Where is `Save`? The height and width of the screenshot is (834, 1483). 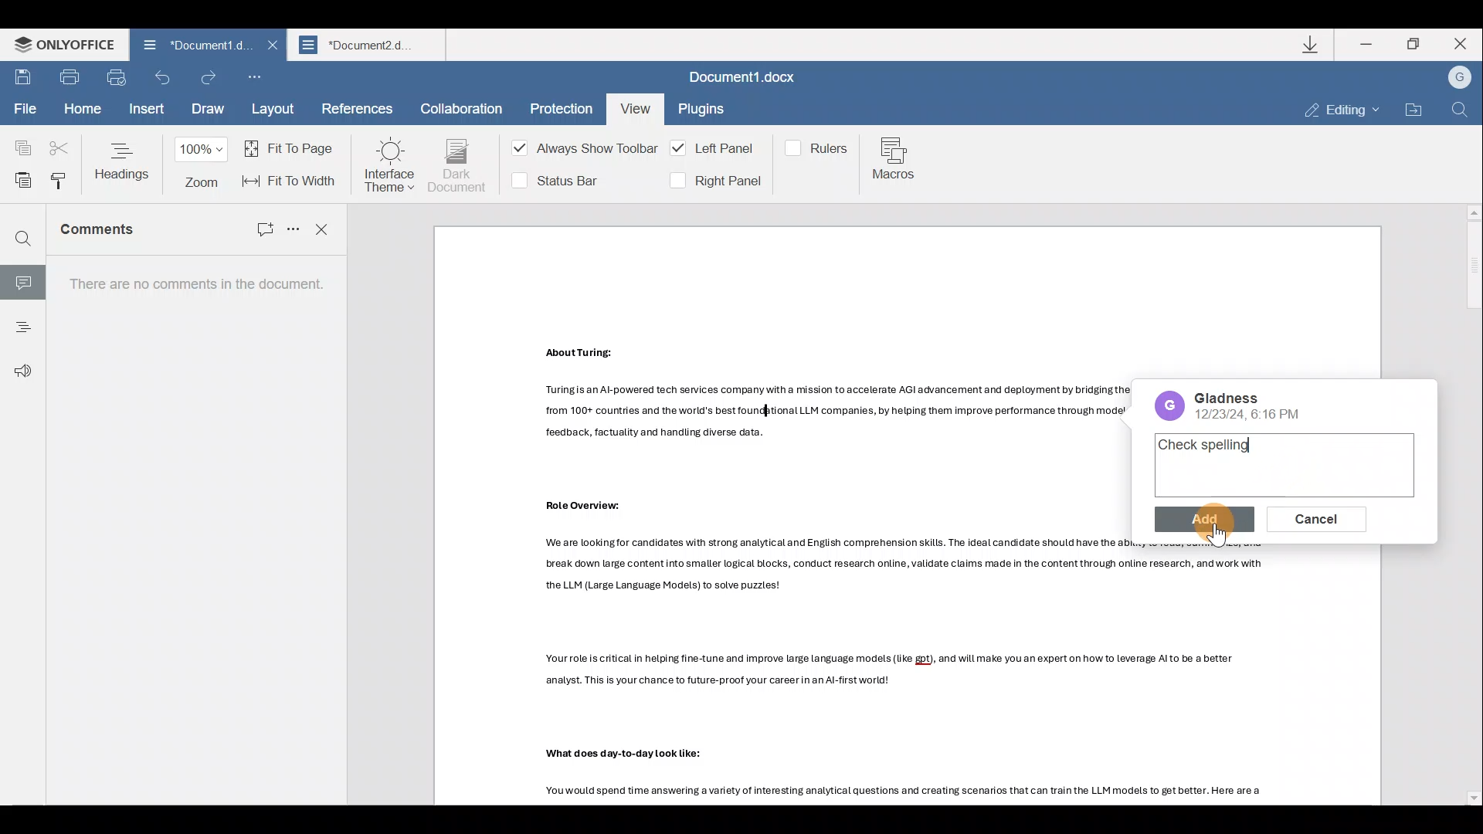
Save is located at coordinates (23, 79).